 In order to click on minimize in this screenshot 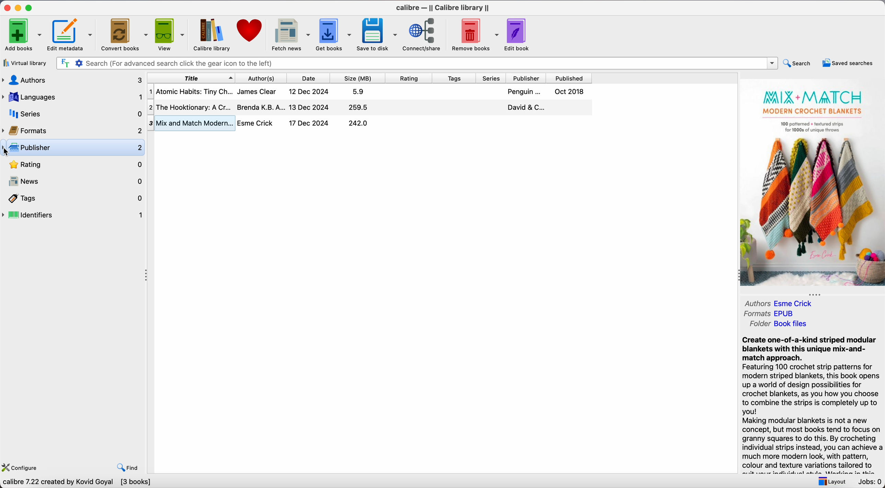, I will do `click(18, 8)`.